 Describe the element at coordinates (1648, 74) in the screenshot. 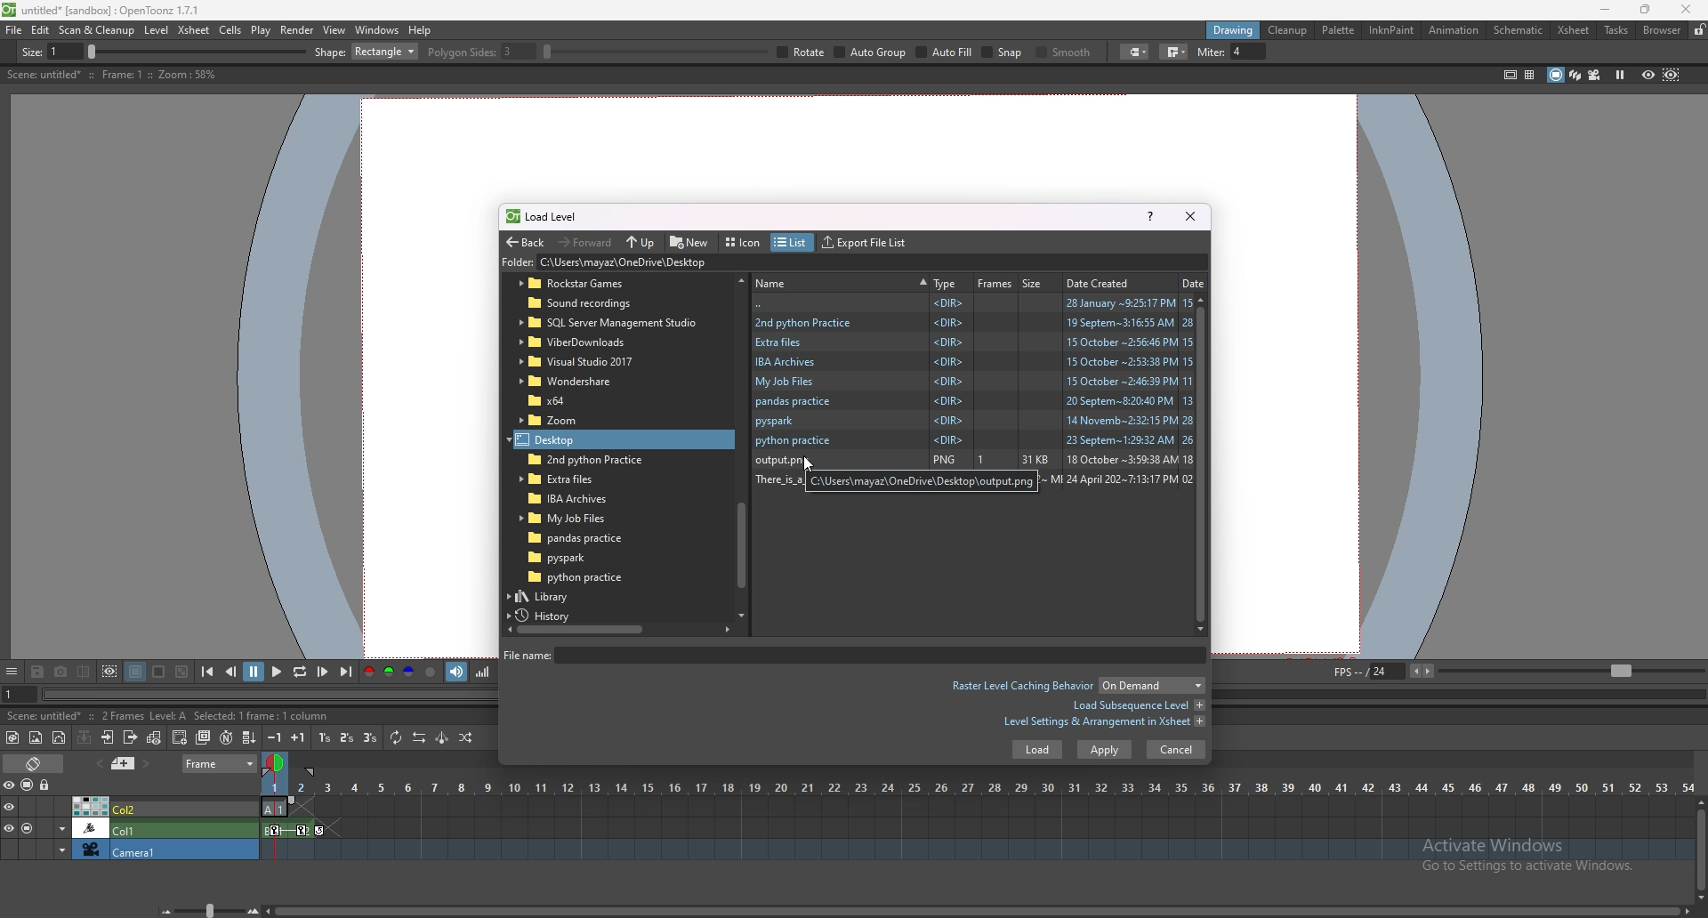

I see `preview` at that location.